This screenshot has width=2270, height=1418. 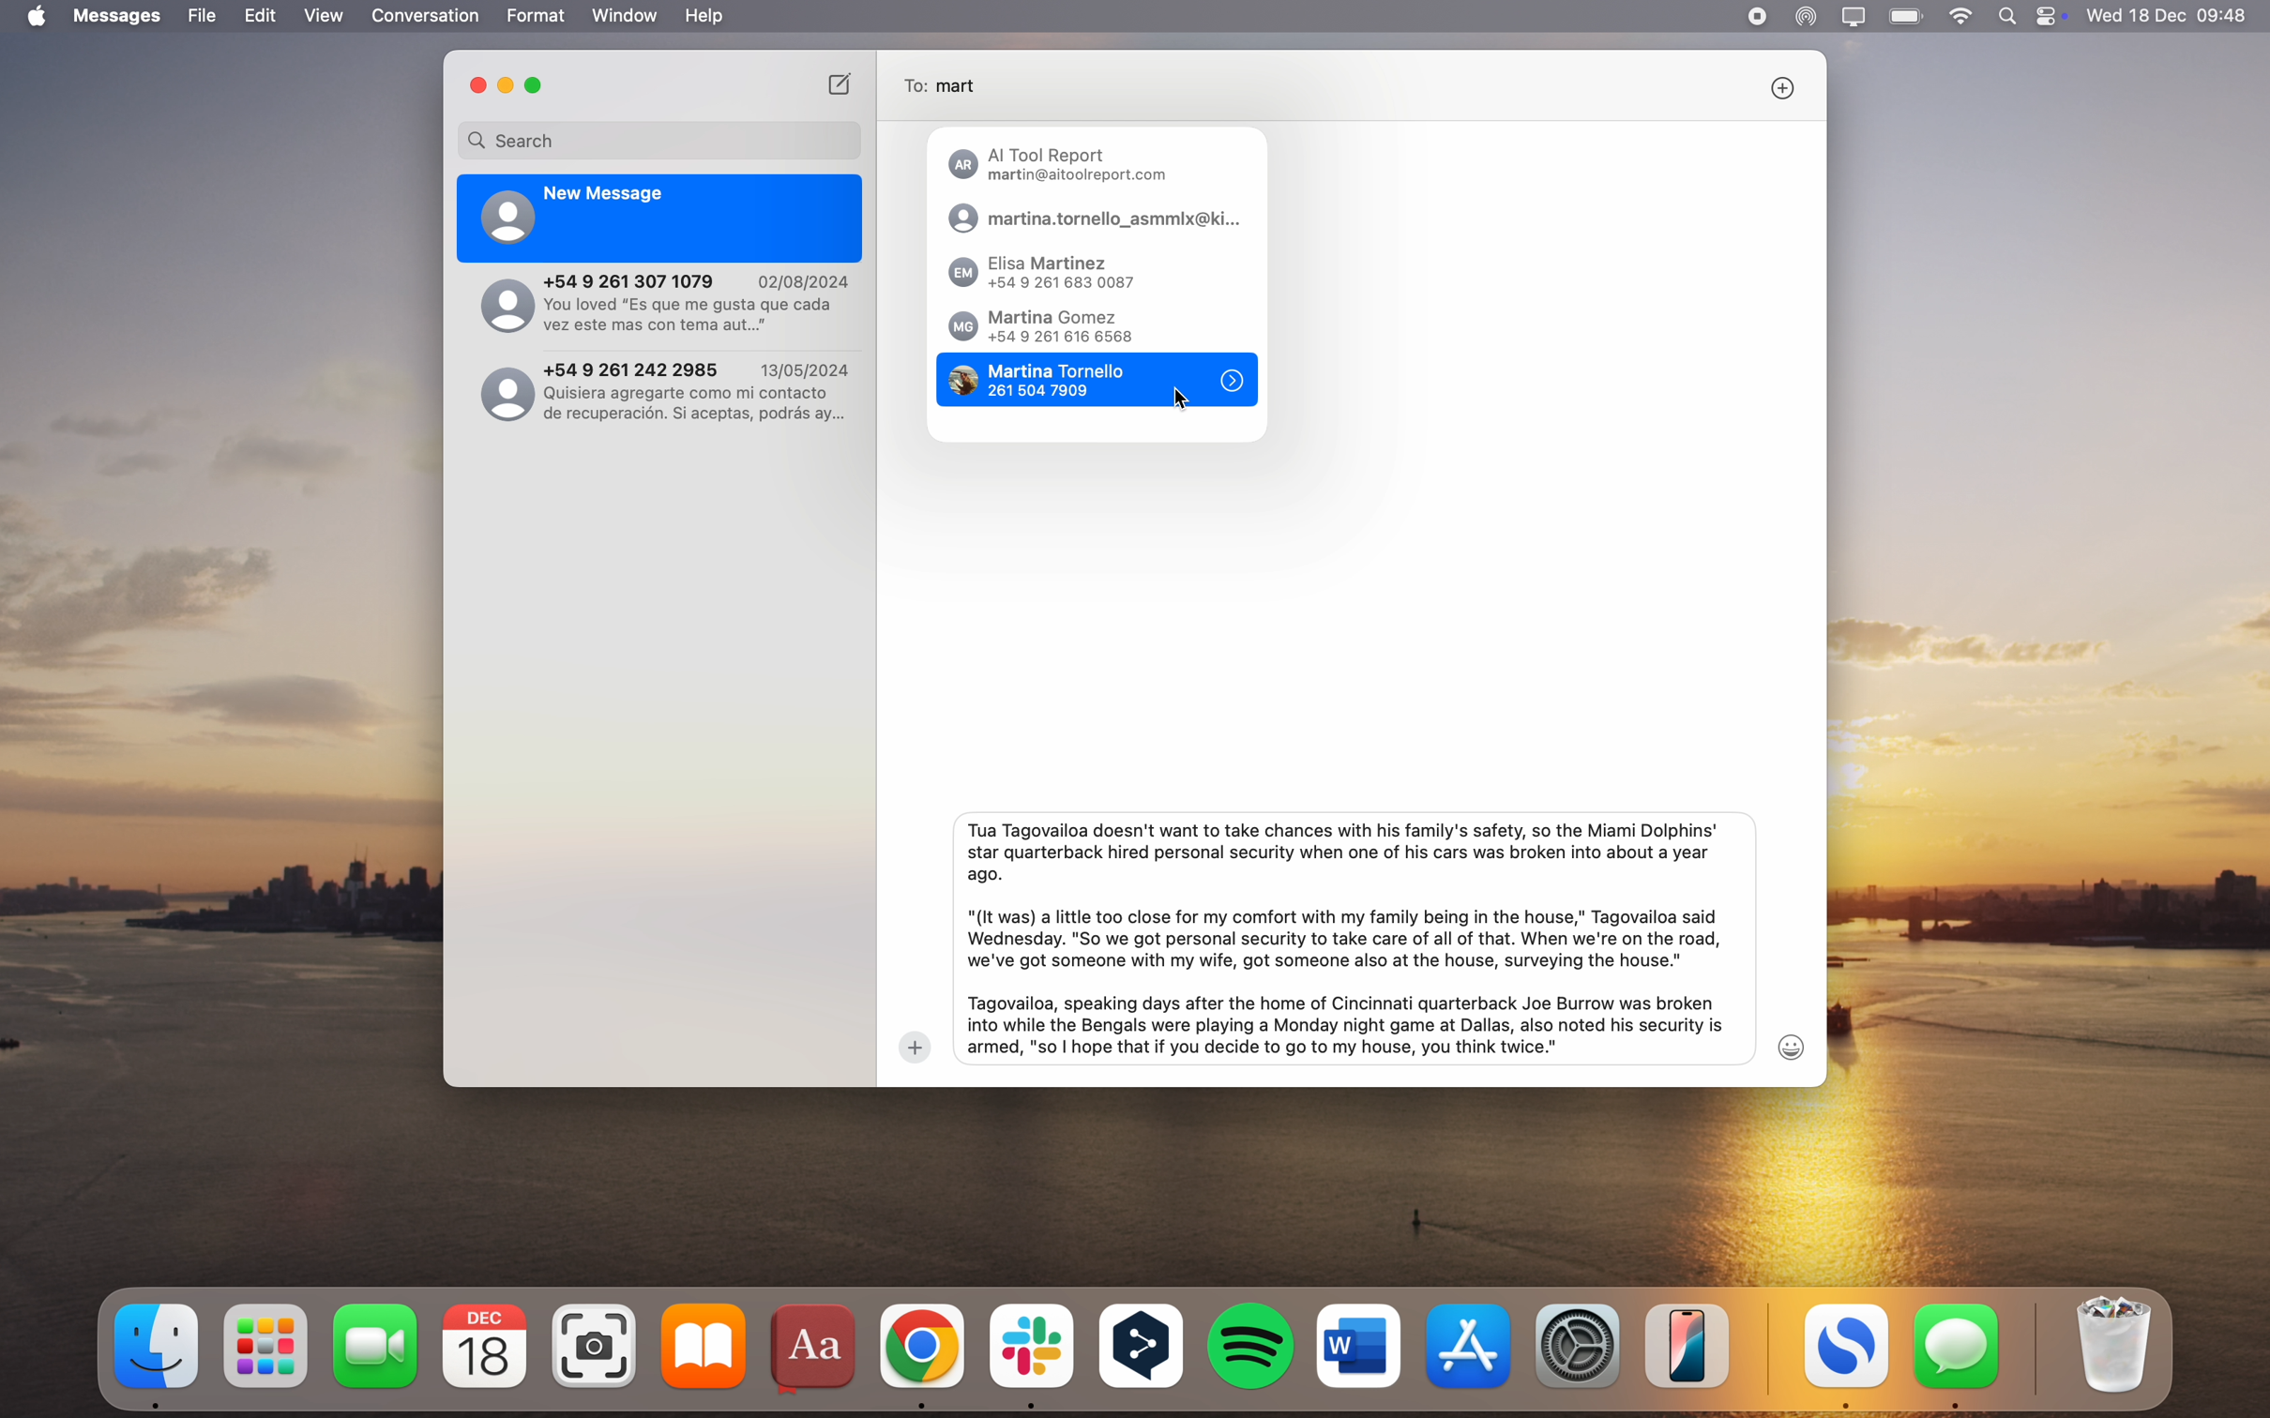 What do you see at coordinates (598, 1347) in the screenshot?
I see `screenshot` at bounding box center [598, 1347].